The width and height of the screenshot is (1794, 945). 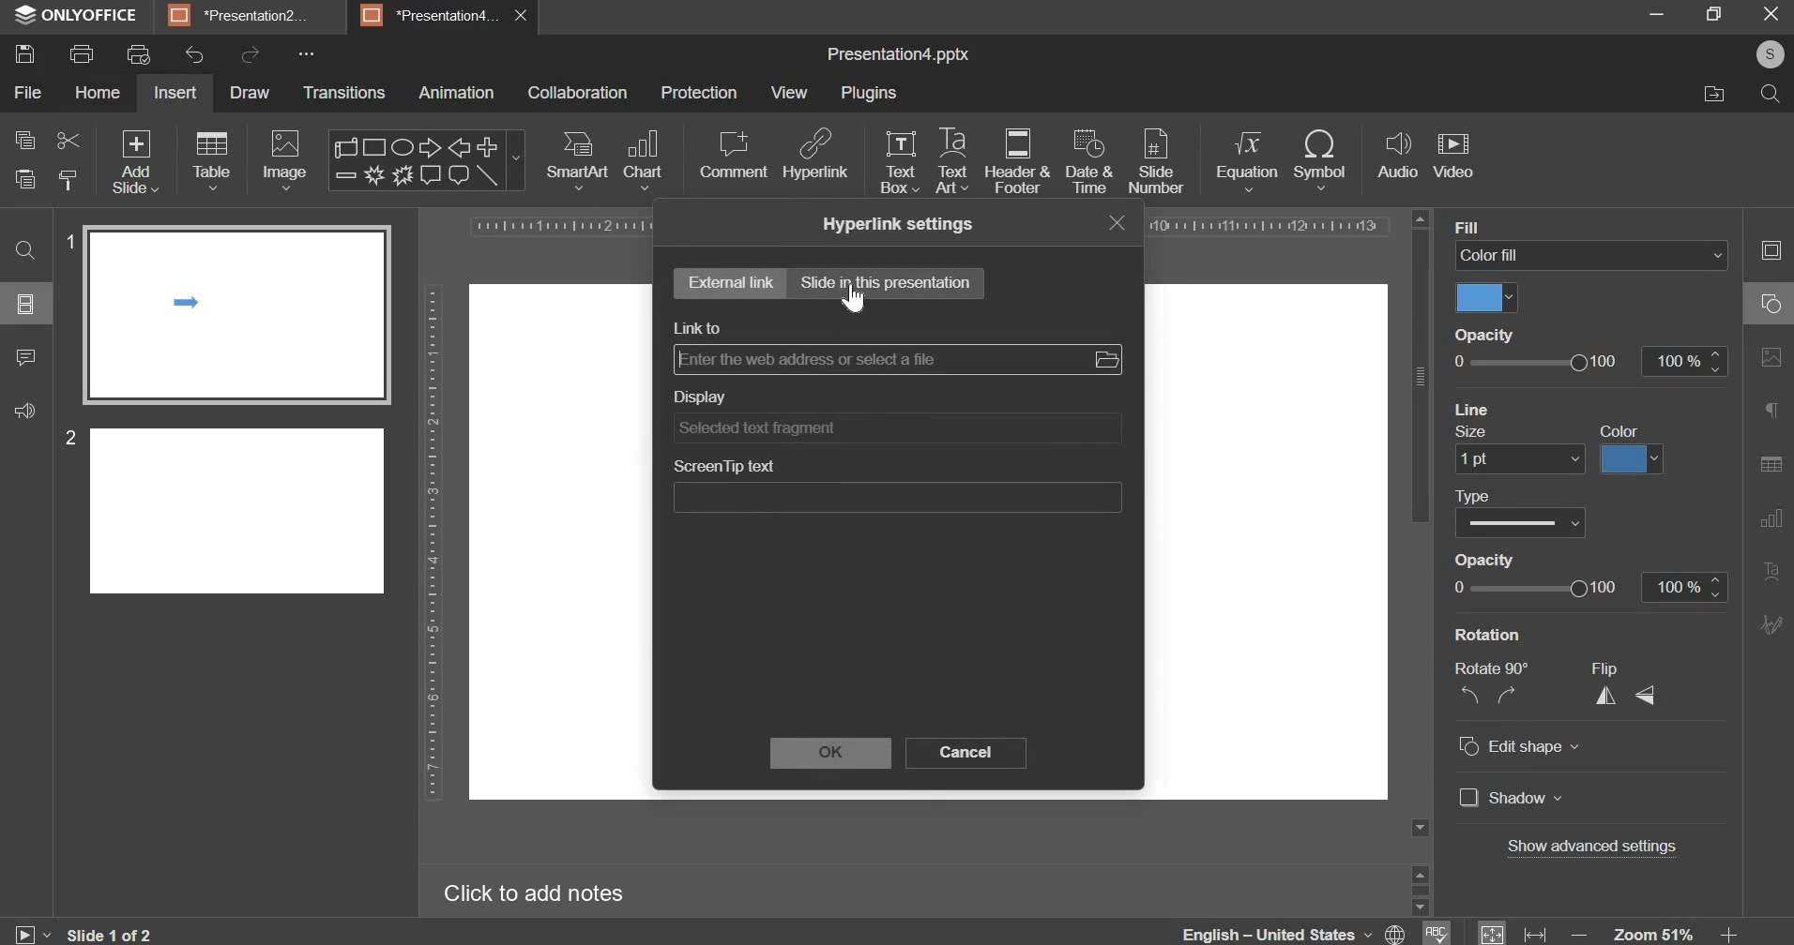 I want to click on vertical scale, so click(x=427, y=545).